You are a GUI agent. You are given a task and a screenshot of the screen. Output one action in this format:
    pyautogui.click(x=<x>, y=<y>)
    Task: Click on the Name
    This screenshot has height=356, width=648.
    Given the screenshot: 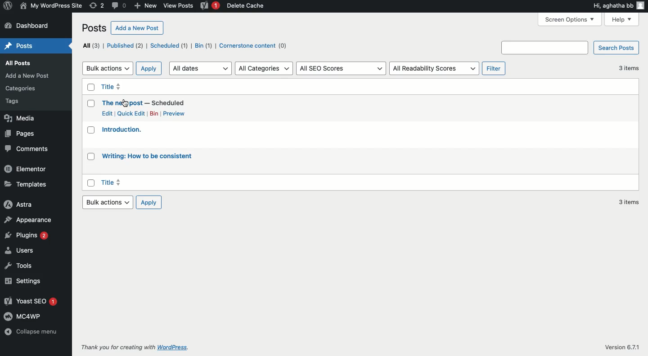 What is the action you would take?
    pyautogui.click(x=52, y=6)
    